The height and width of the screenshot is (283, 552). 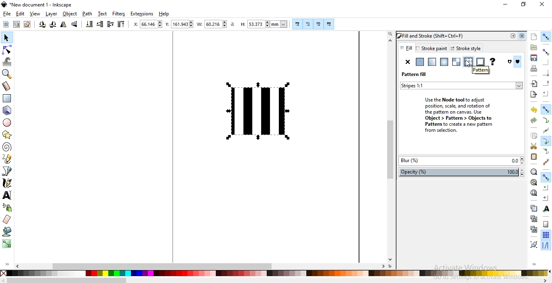 I want to click on 161.943, so click(x=183, y=24).